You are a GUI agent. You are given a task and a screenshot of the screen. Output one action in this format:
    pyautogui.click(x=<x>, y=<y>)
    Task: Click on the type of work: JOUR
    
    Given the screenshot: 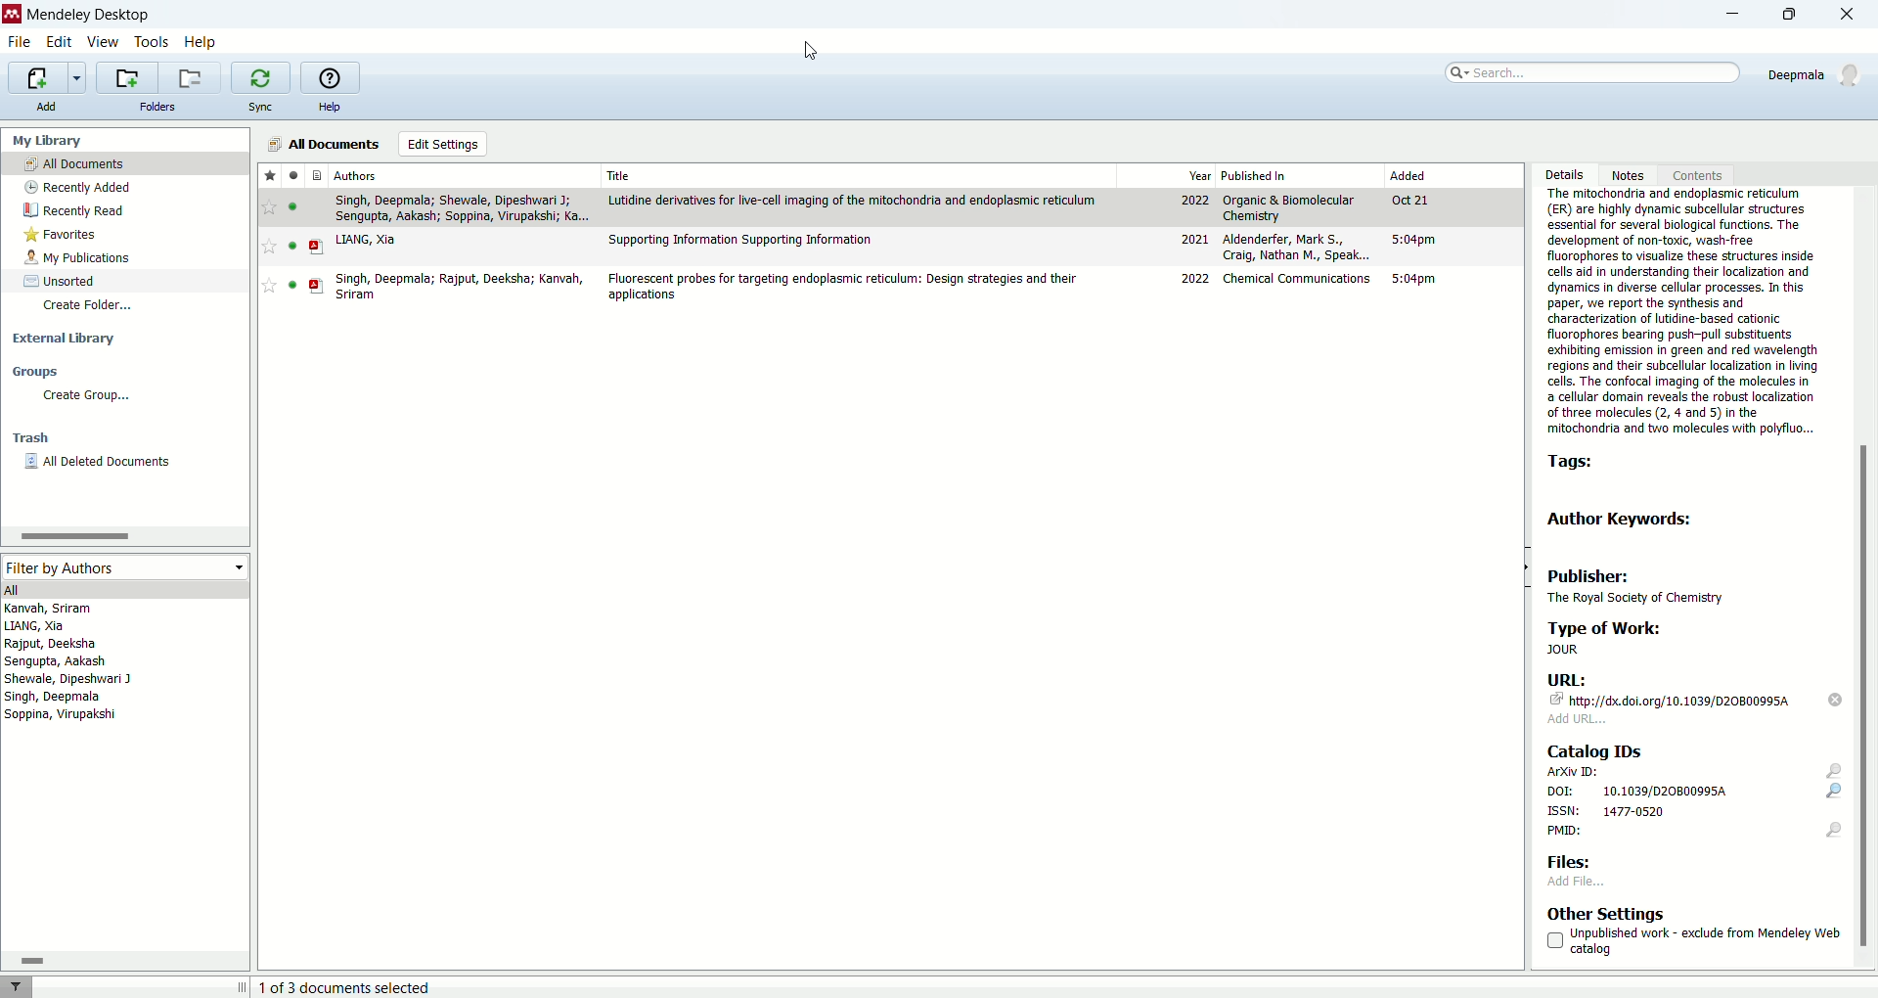 What is the action you would take?
    pyautogui.click(x=1670, y=638)
    